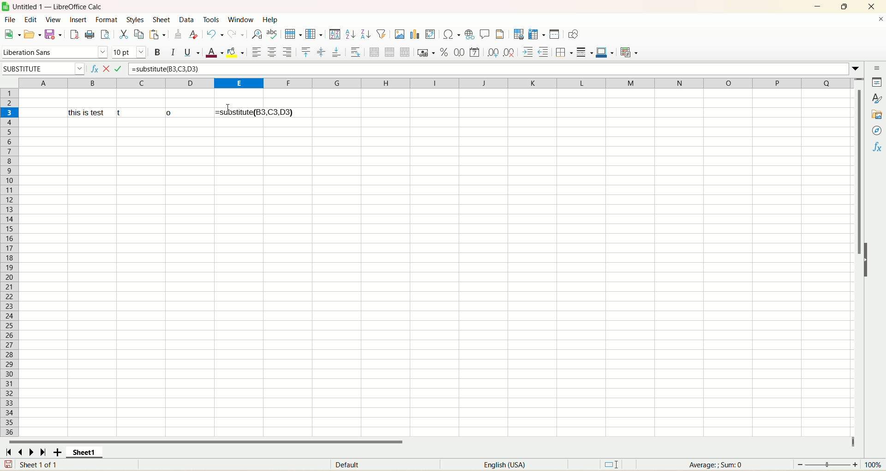 The width and height of the screenshot is (886, 471). I want to click on insert, so click(77, 19).